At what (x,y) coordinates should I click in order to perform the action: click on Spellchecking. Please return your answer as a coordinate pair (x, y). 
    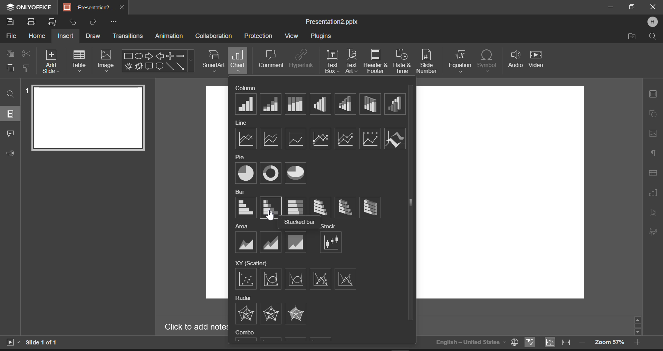
    Looking at the image, I should click on (530, 343).